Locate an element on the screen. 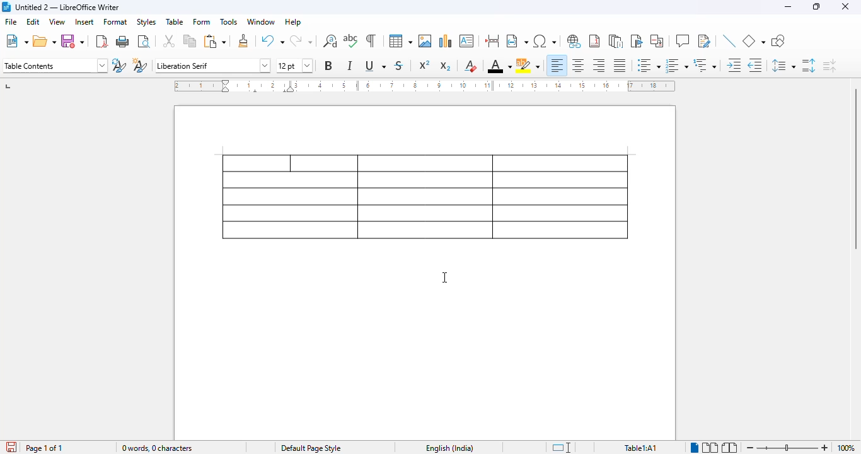 The height and width of the screenshot is (454, 861). insert line is located at coordinates (731, 41).